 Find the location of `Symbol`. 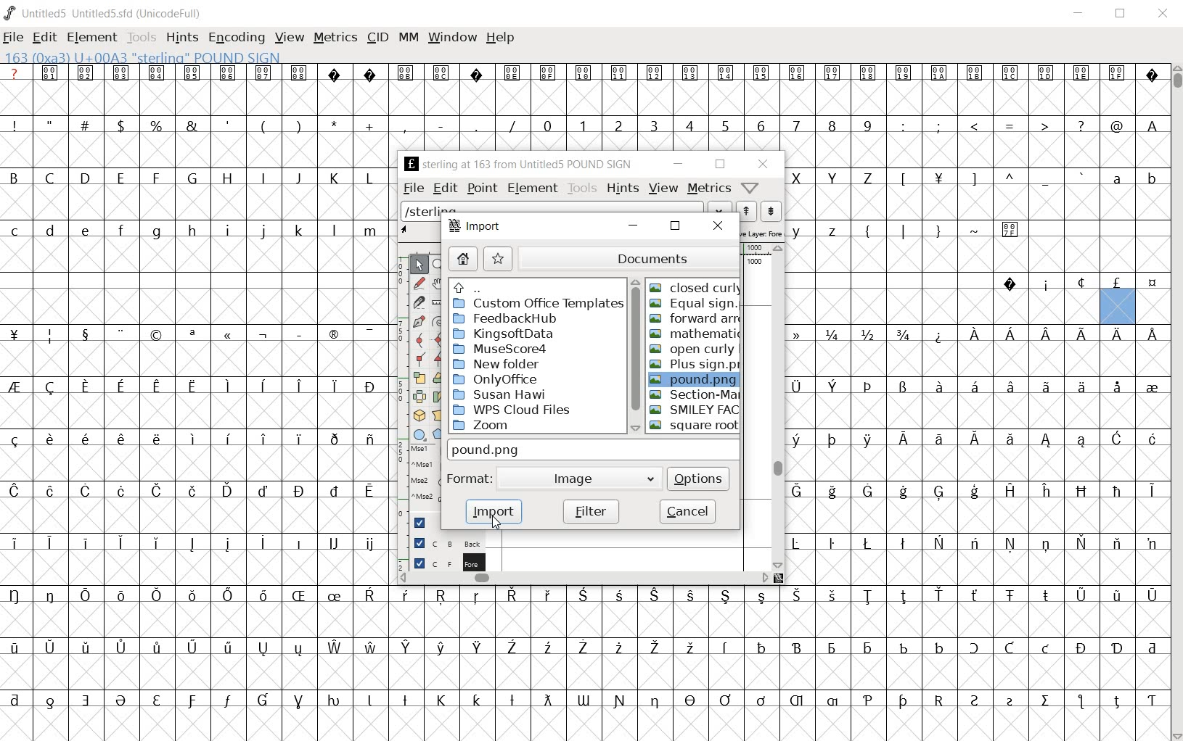

Symbol is located at coordinates (333, 386).